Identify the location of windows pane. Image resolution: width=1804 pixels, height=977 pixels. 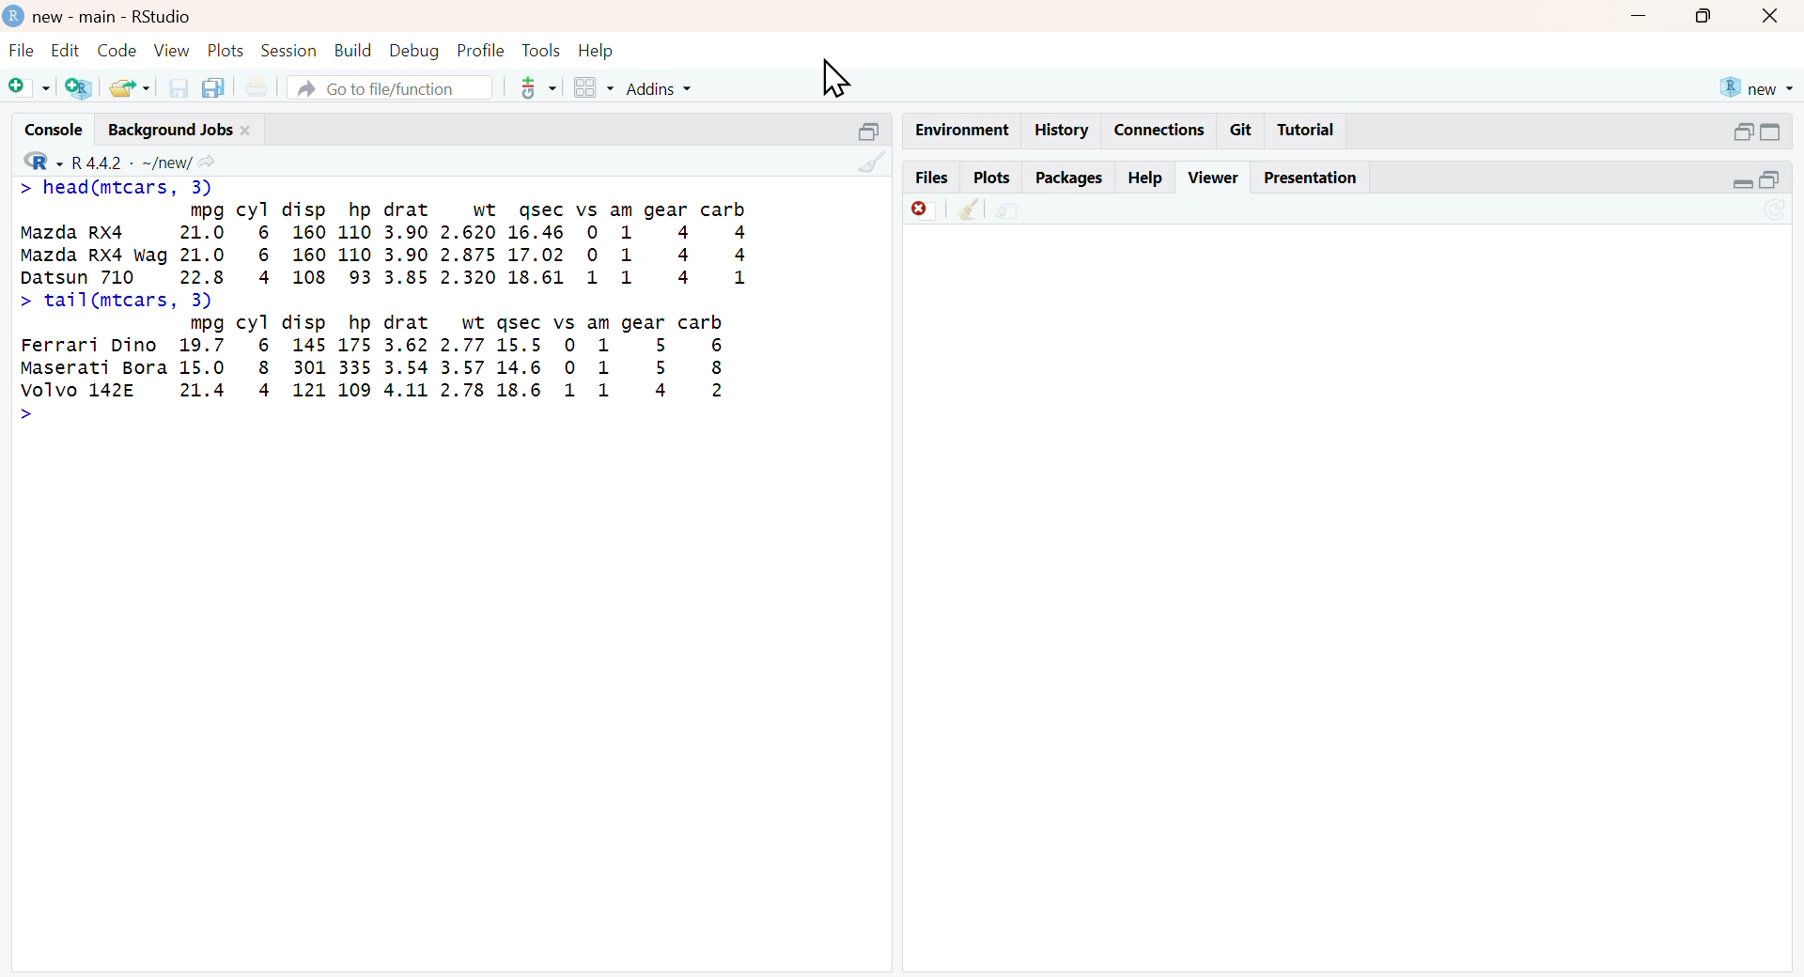
(585, 88).